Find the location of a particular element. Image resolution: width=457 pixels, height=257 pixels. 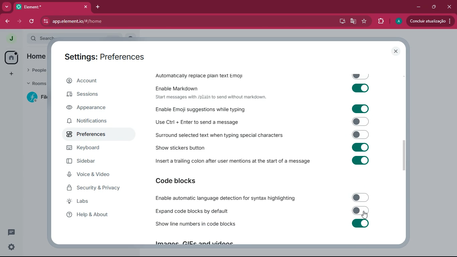

settings is located at coordinates (12, 247).